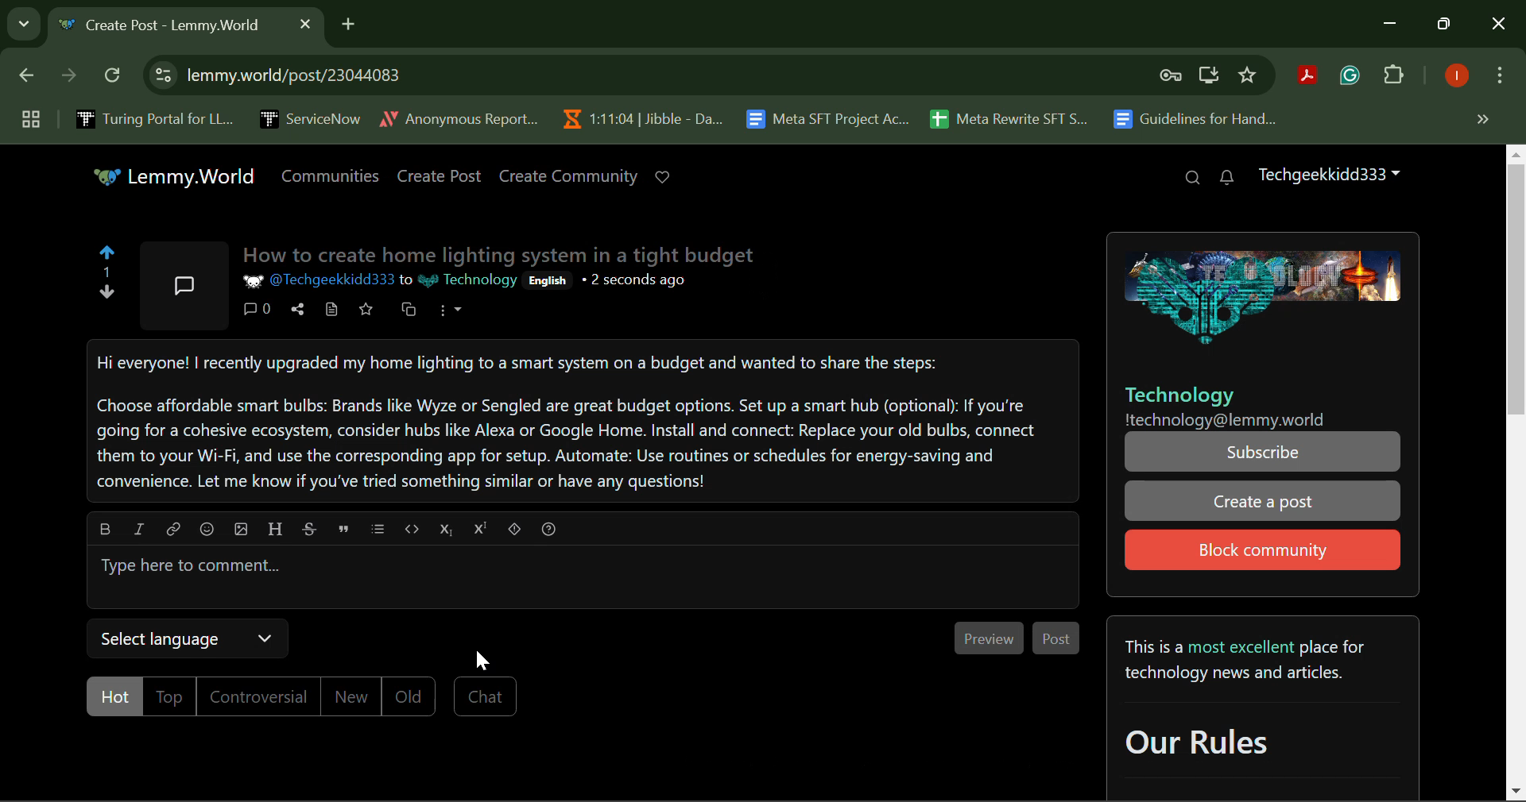 This screenshot has width=1526, height=802. What do you see at coordinates (991, 638) in the screenshot?
I see `Comment Preview` at bounding box center [991, 638].